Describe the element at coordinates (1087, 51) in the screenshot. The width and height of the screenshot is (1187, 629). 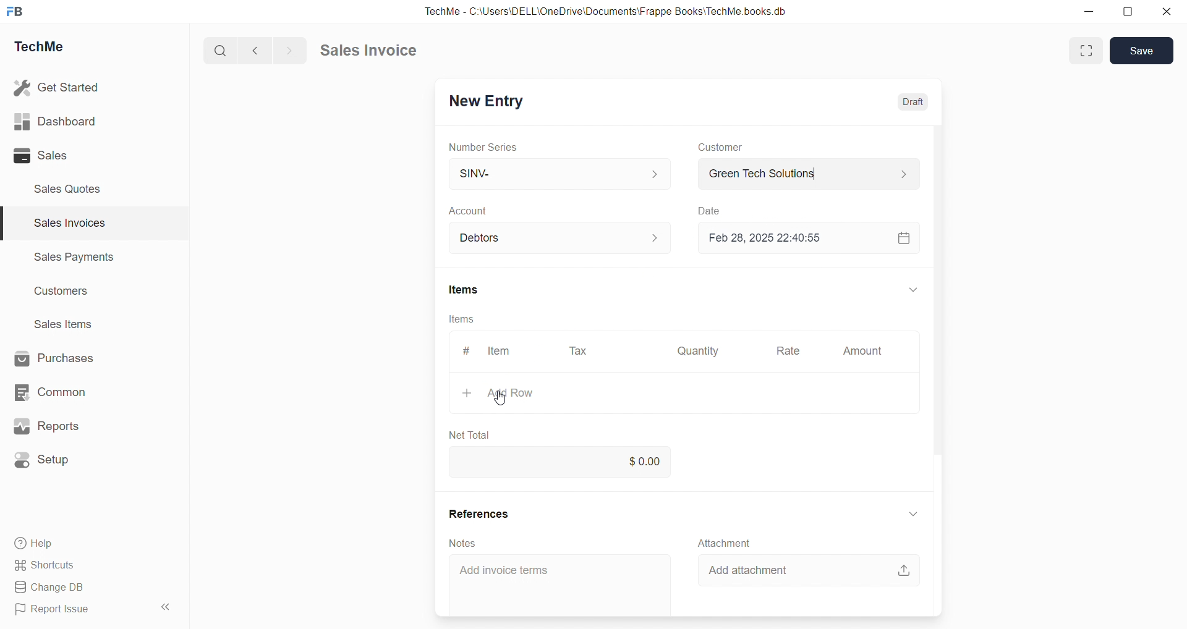
I see `enlarge` at that location.